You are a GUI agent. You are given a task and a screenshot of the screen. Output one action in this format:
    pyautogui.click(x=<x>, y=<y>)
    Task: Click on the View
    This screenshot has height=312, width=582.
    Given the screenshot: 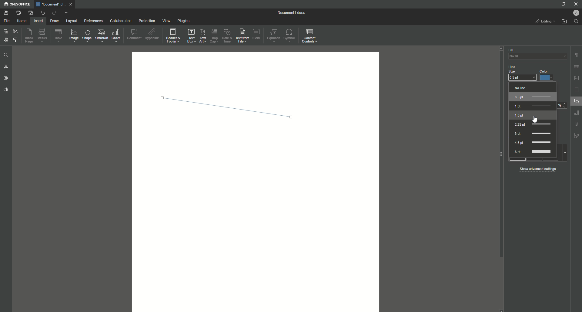 What is the action you would take?
    pyautogui.click(x=166, y=21)
    